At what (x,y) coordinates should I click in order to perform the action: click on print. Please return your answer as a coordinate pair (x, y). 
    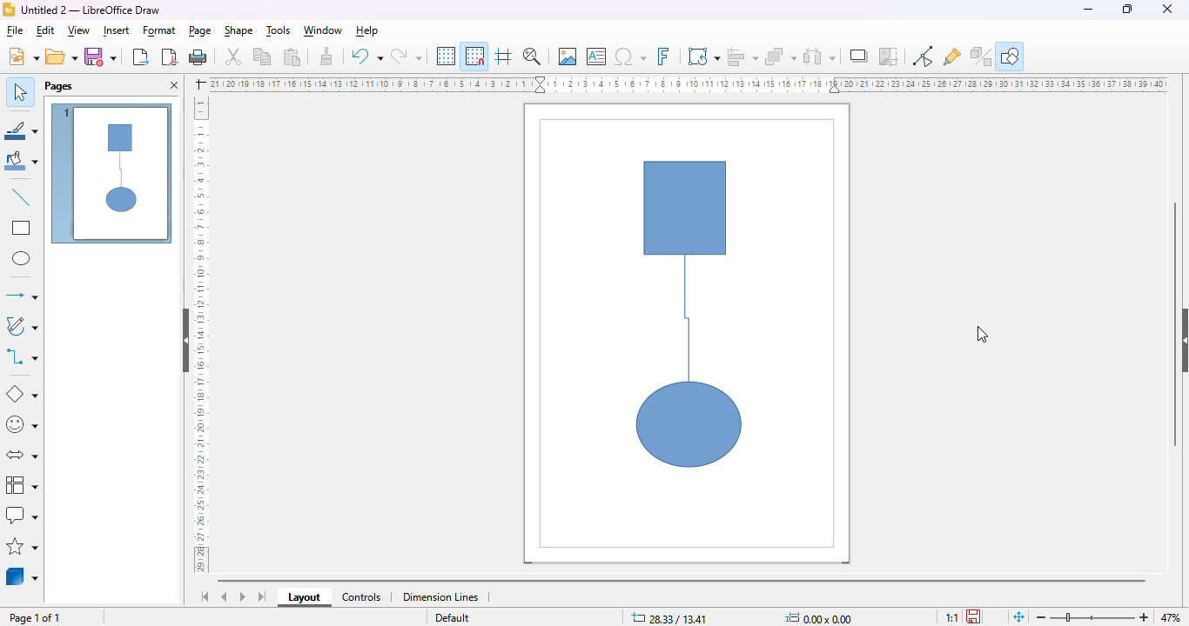
    Looking at the image, I should click on (198, 57).